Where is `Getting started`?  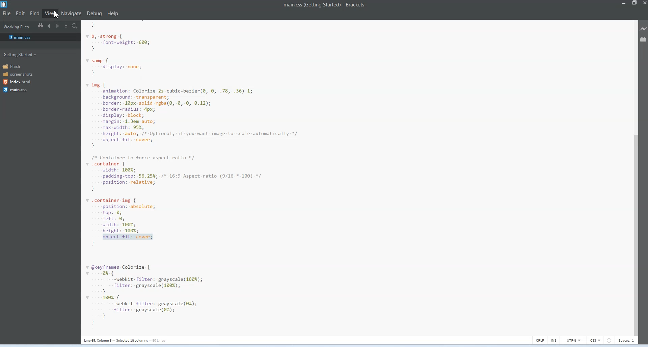 Getting started is located at coordinates (20, 55).